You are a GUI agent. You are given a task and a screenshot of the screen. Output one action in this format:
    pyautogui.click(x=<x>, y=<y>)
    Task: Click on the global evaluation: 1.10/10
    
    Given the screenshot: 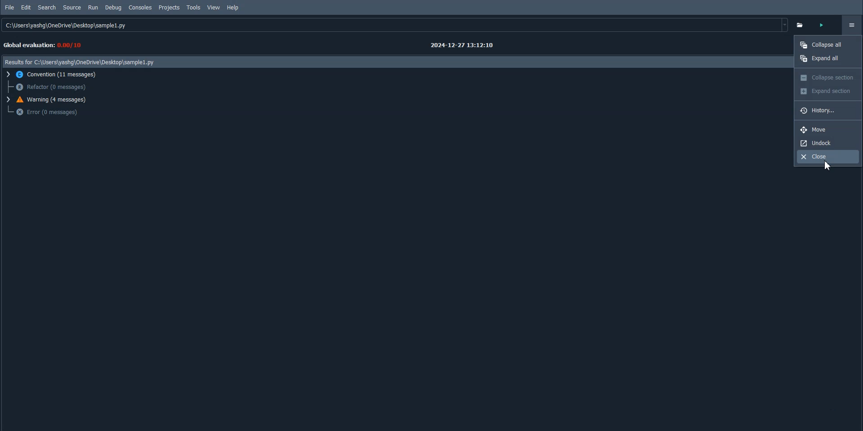 What is the action you would take?
    pyautogui.click(x=48, y=44)
    